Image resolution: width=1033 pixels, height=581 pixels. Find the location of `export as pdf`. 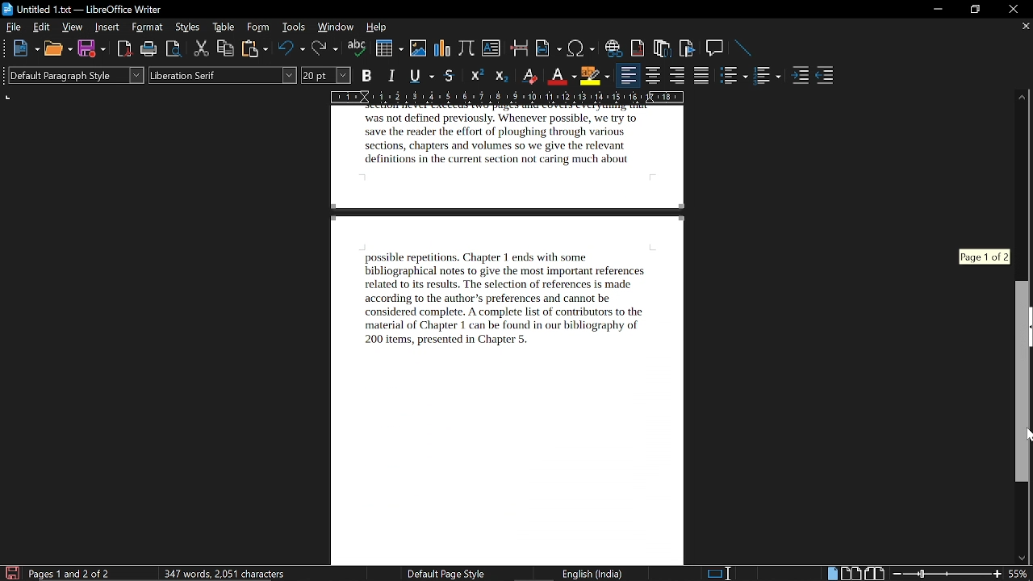

export as pdf is located at coordinates (121, 50).